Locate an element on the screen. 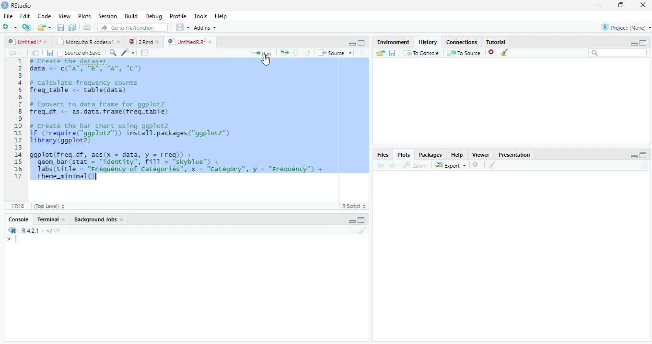 Image resolution: width=652 pixels, height=344 pixels. 1.1 is located at coordinates (15, 206).